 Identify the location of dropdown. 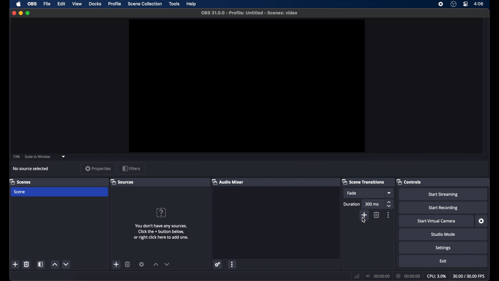
(64, 157).